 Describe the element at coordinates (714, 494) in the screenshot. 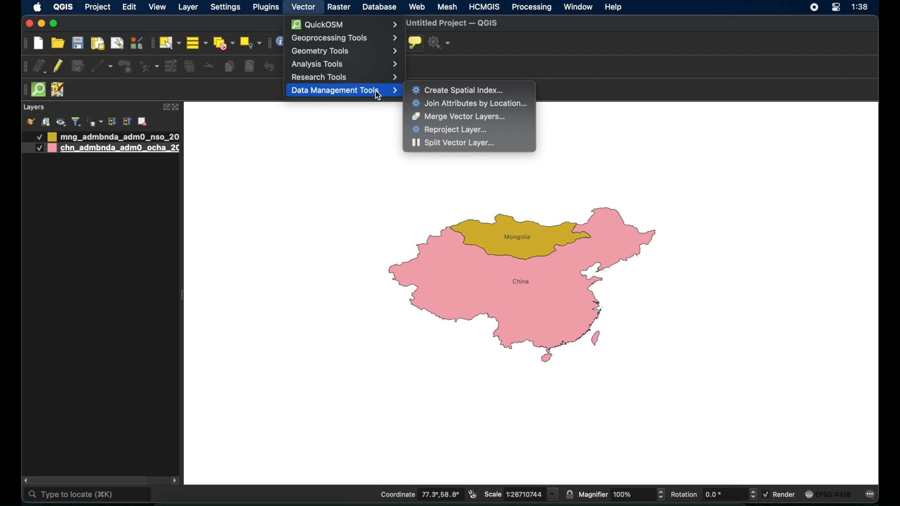

I see `rotation` at that location.